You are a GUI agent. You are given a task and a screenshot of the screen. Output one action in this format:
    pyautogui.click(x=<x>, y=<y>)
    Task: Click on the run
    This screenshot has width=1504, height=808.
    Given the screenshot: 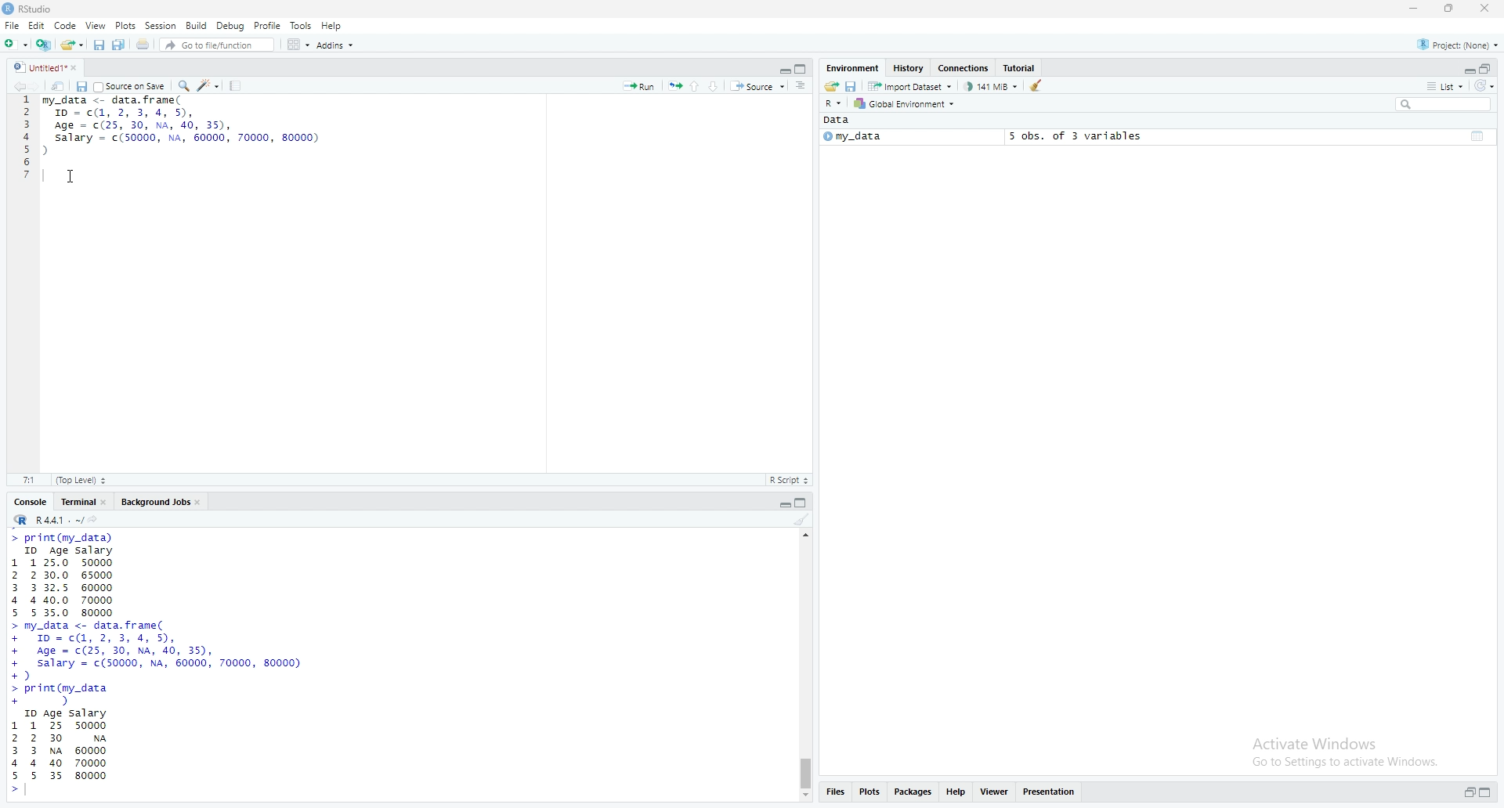 What is the action you would take?
    pyautogui.click(x=638, y=87)
    